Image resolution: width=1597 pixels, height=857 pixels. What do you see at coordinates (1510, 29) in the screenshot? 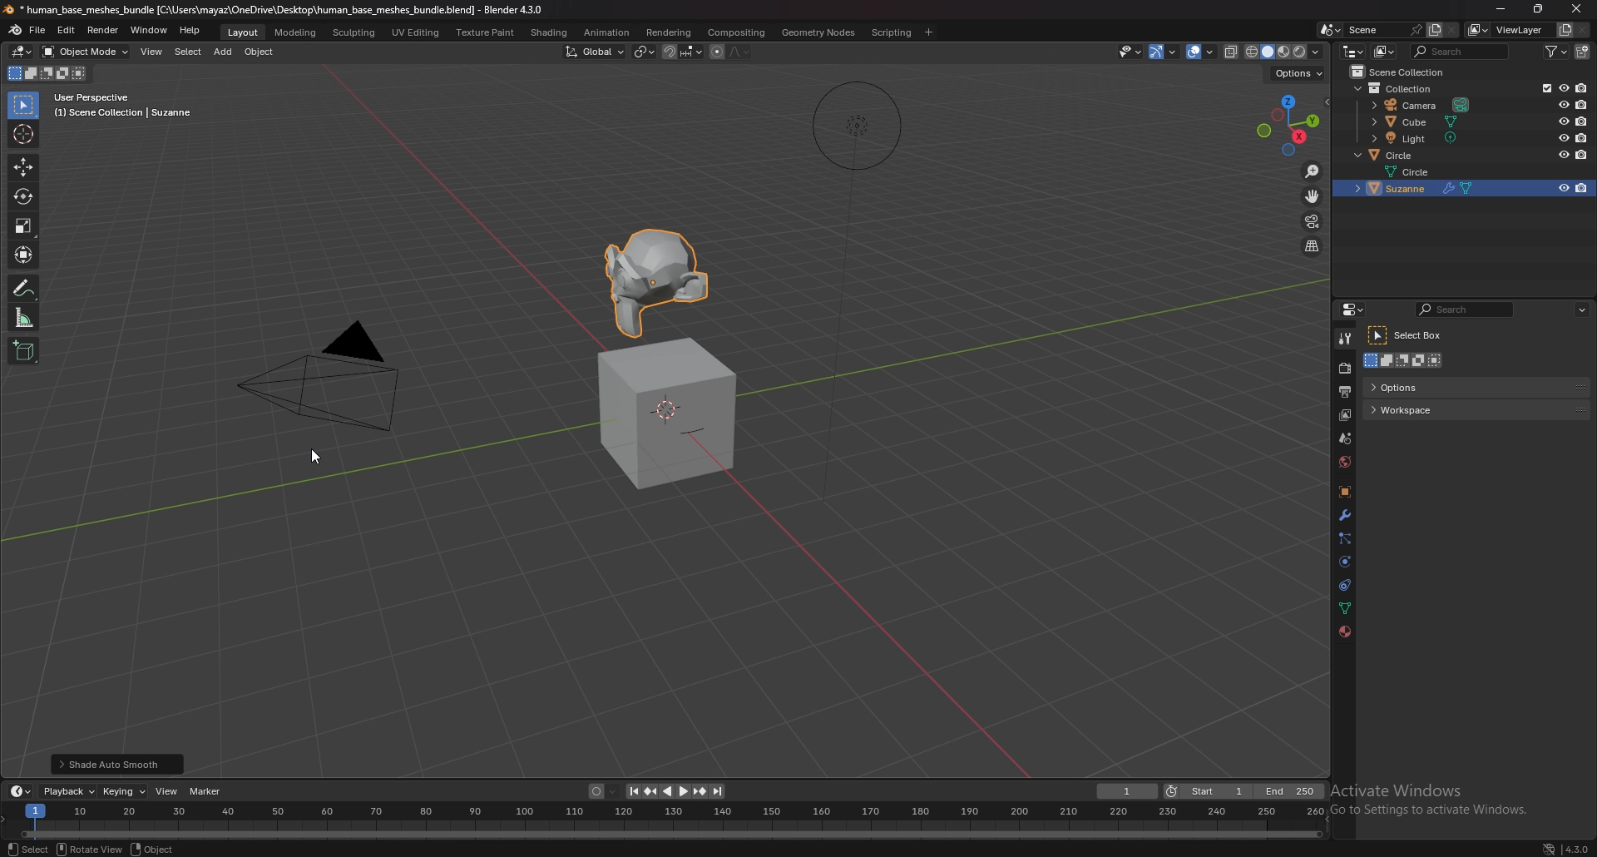
I see `view layer` at bounding box center [1510, 29].